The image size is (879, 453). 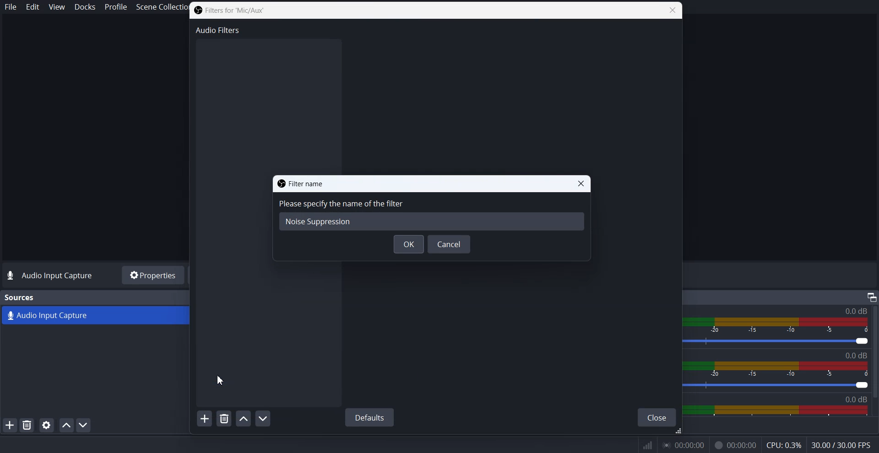 What do you see at coordinates (10, 425) in the screenshot?
I see `Add Source` at bounding box center [10, 425].